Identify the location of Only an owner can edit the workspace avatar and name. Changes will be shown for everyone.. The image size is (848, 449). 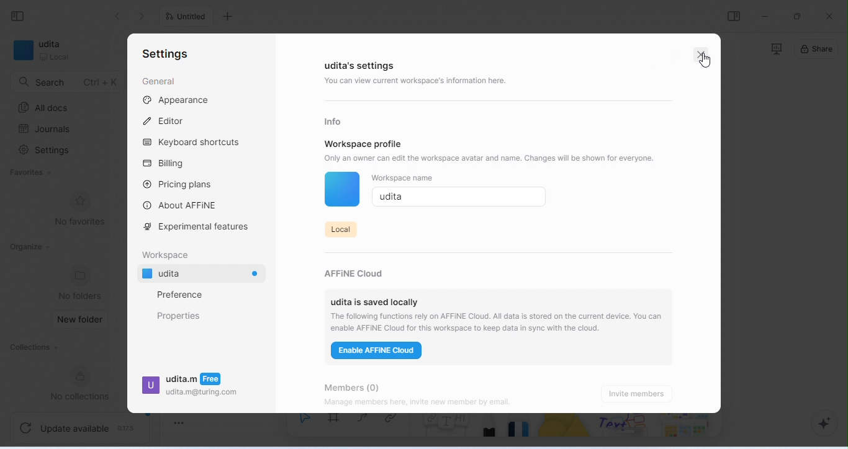
(497, 158).